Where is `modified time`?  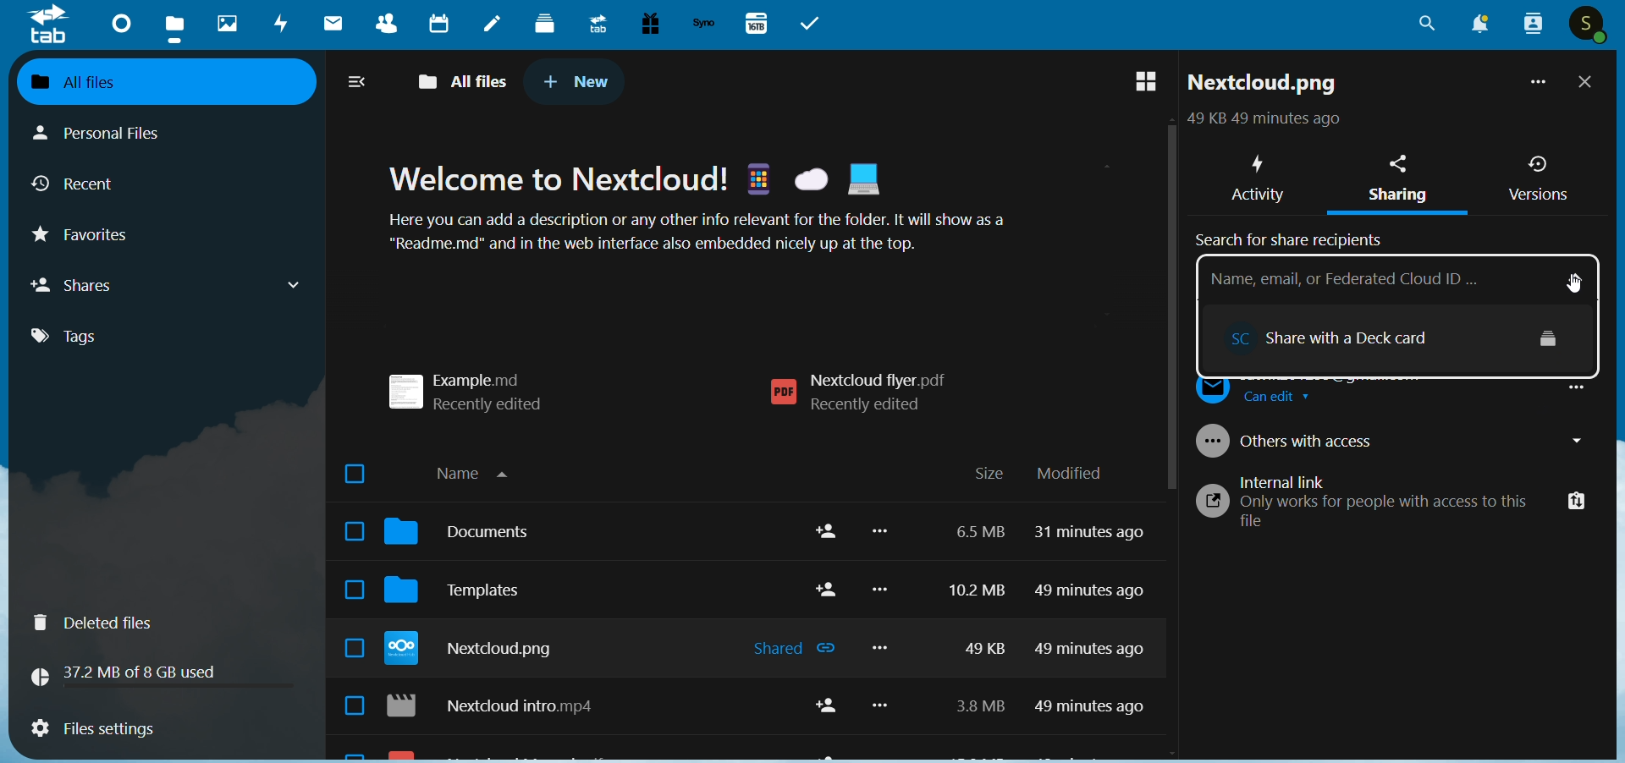 modified time is located at coordinates (1094, 628).